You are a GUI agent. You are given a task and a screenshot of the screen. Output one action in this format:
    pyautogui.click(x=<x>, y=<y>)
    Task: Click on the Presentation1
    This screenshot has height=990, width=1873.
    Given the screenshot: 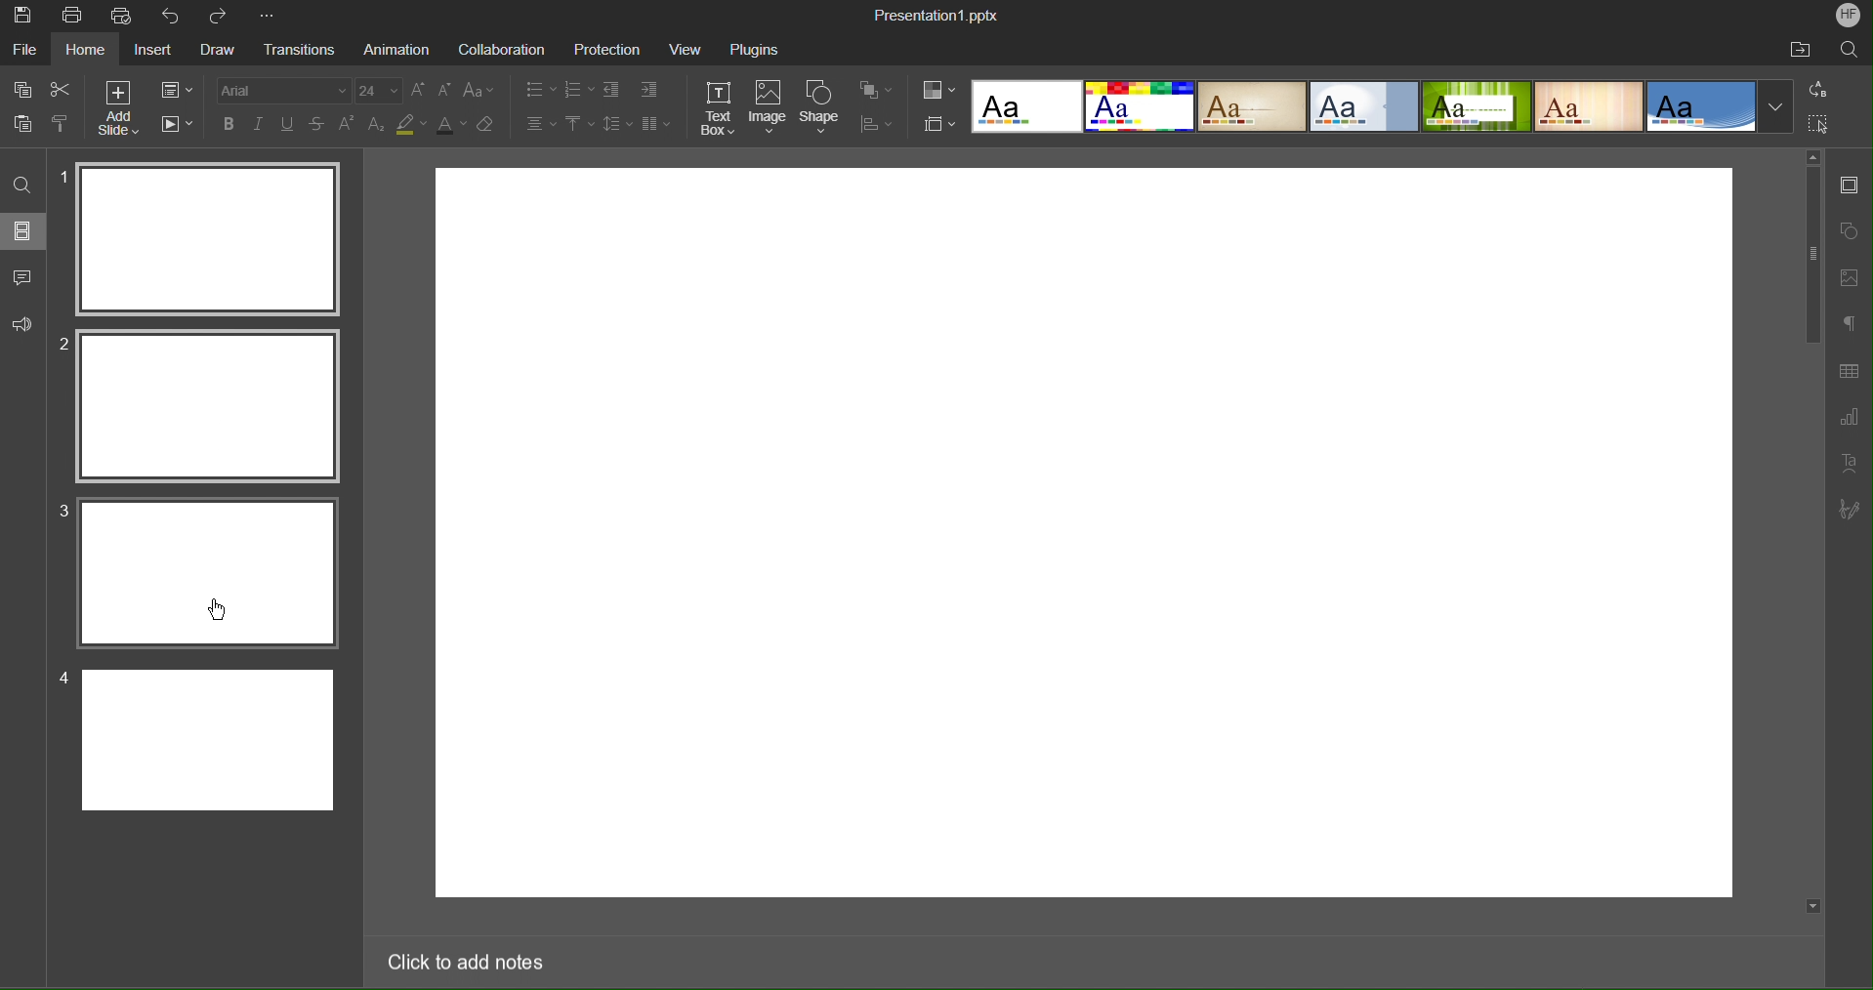 What is the action you would take?
    pyautogui.click(x=936, y=12)
    